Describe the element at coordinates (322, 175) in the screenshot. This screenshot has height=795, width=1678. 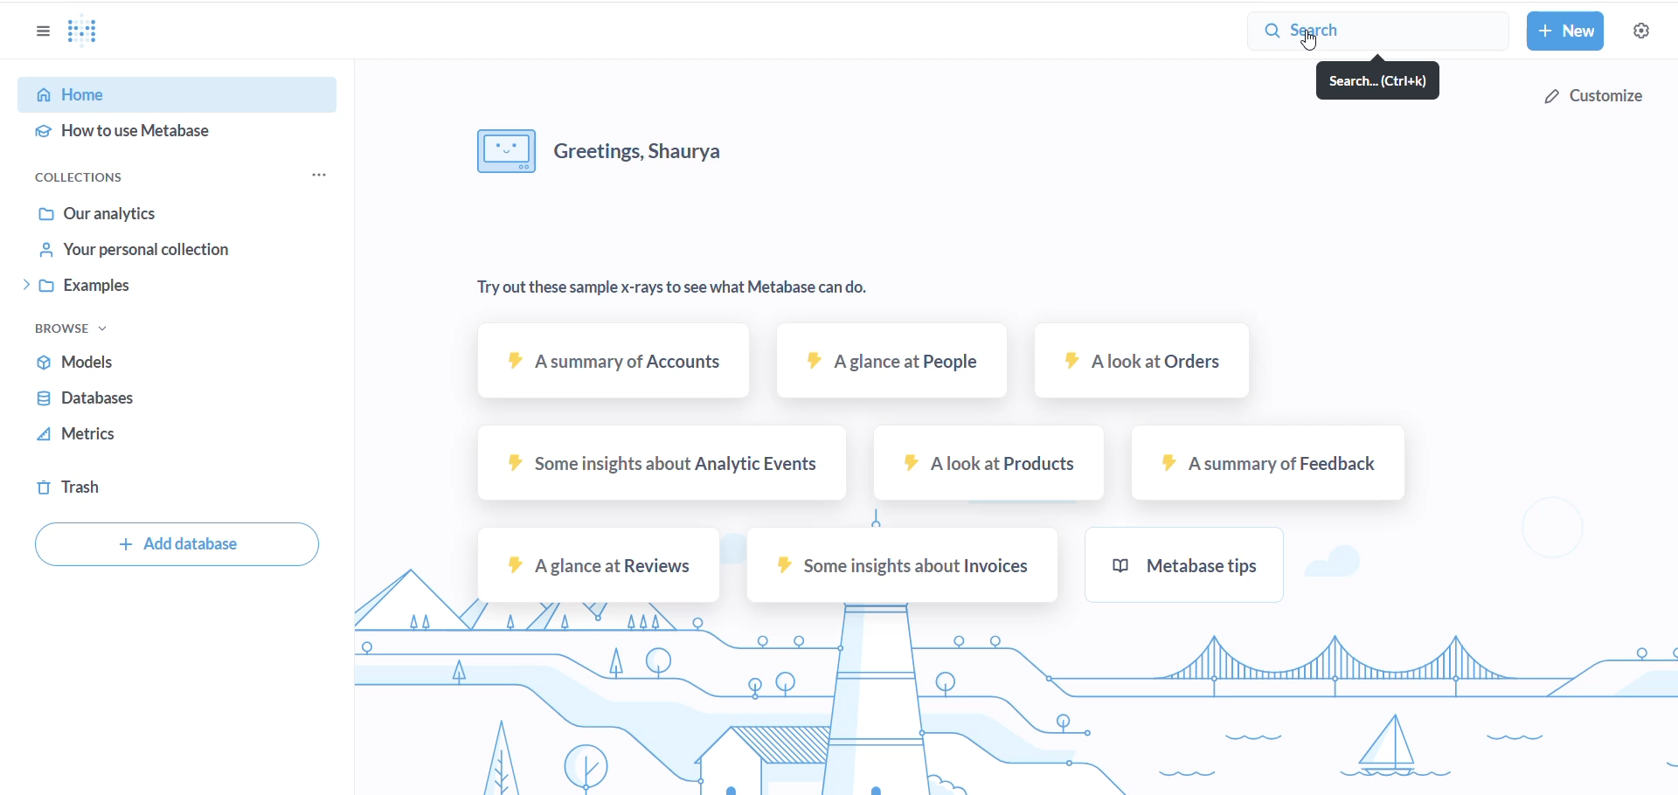
I see `collection options` at that location.